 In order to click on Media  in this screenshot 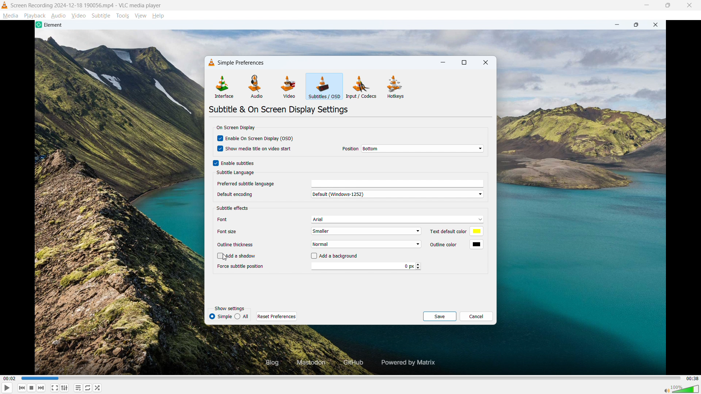, I will do `click(10, 16)`.